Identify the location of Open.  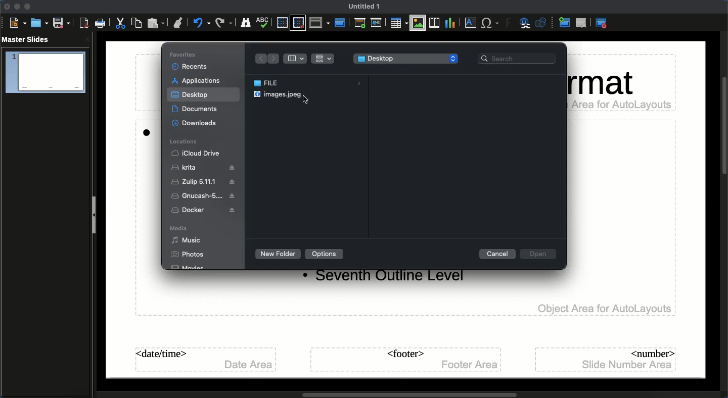
(540, 255).